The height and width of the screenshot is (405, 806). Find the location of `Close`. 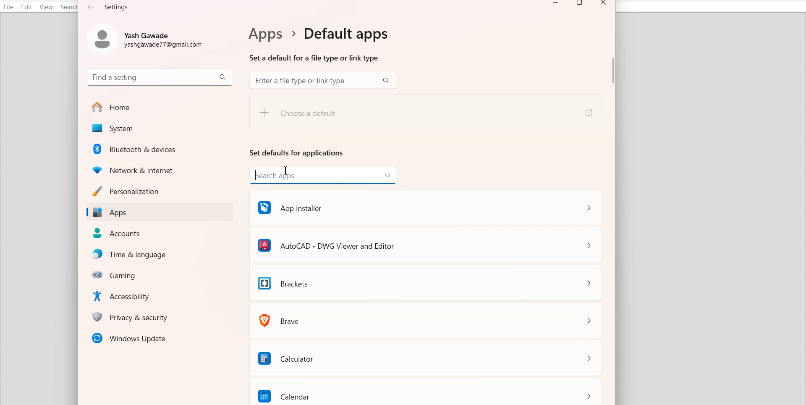

Close is located at coordinates (603, 4).